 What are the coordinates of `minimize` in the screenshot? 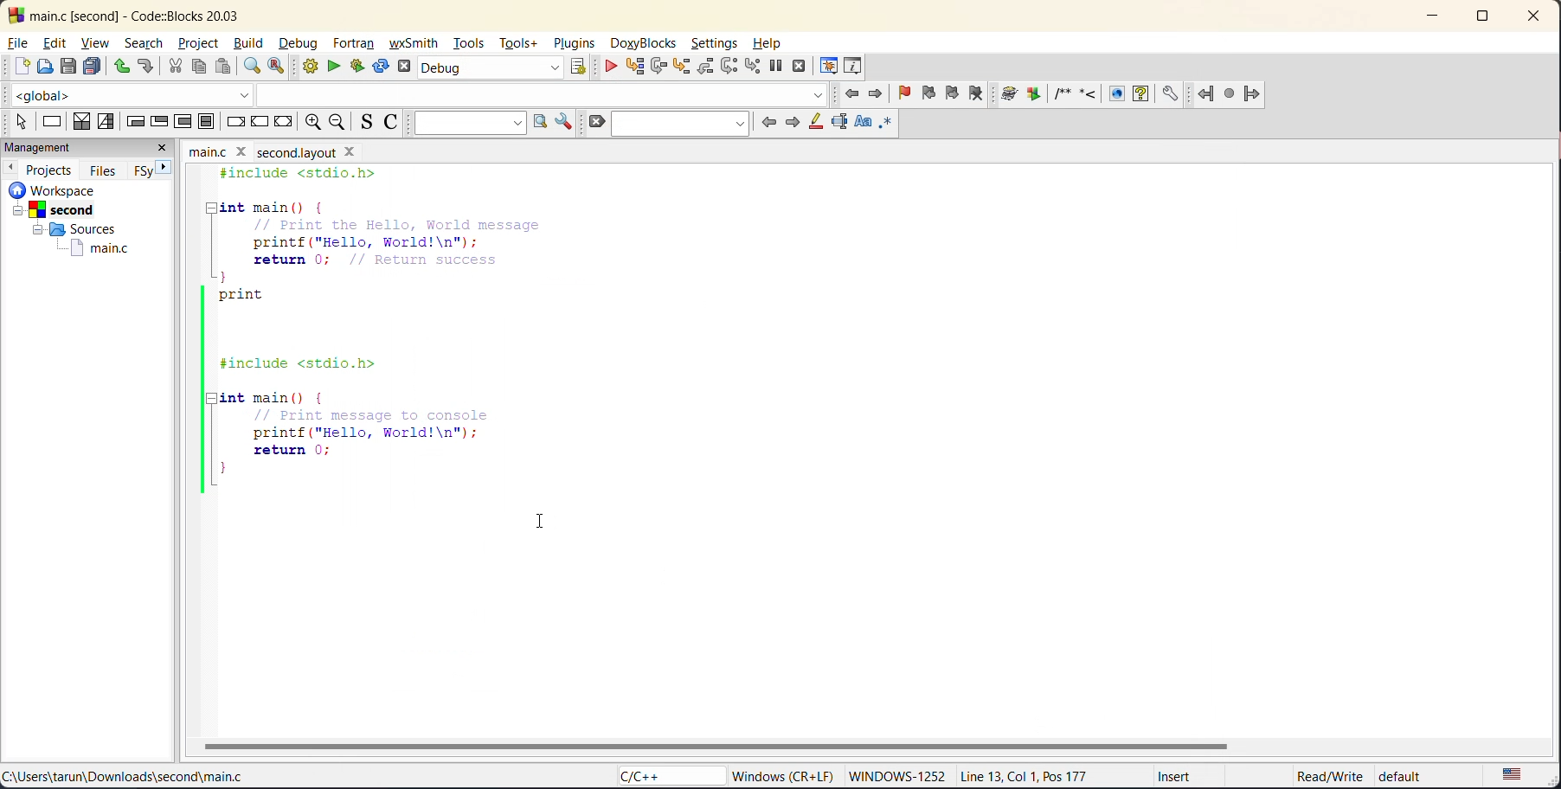 It's located at (1433, 18).